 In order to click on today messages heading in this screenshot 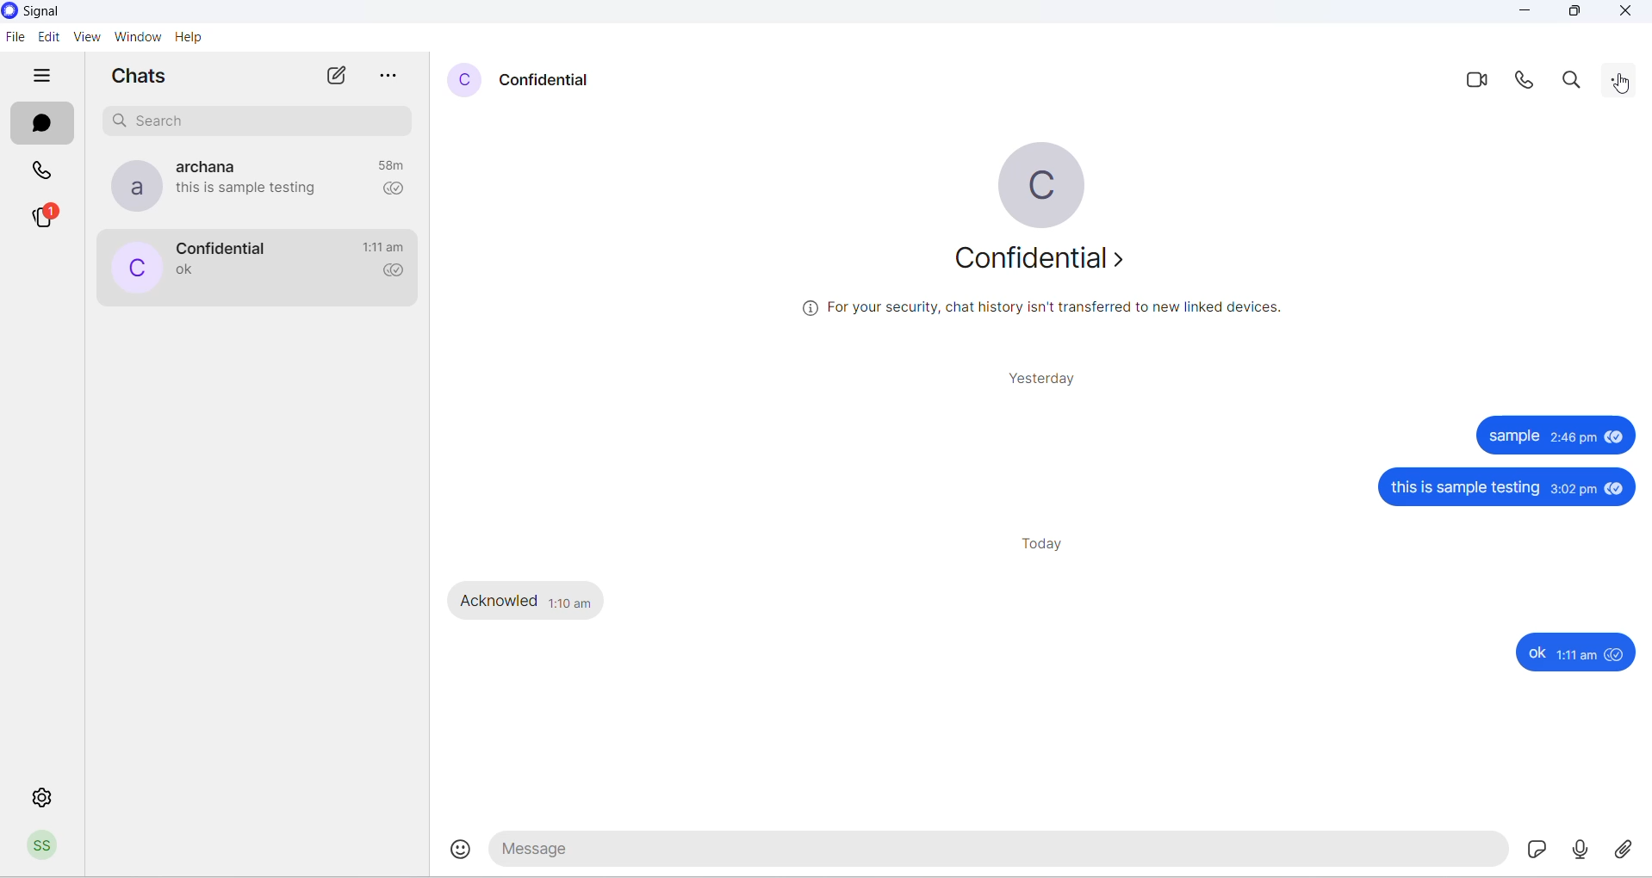, I will do `click(1047, 545)`.